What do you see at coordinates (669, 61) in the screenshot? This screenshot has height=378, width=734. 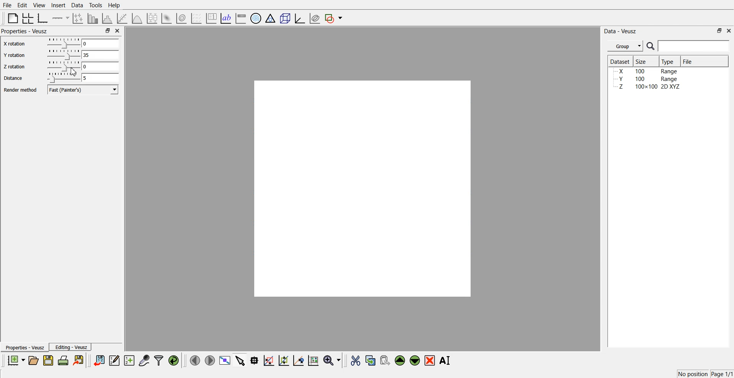 I see `Type` at bounding box center [669, 61].